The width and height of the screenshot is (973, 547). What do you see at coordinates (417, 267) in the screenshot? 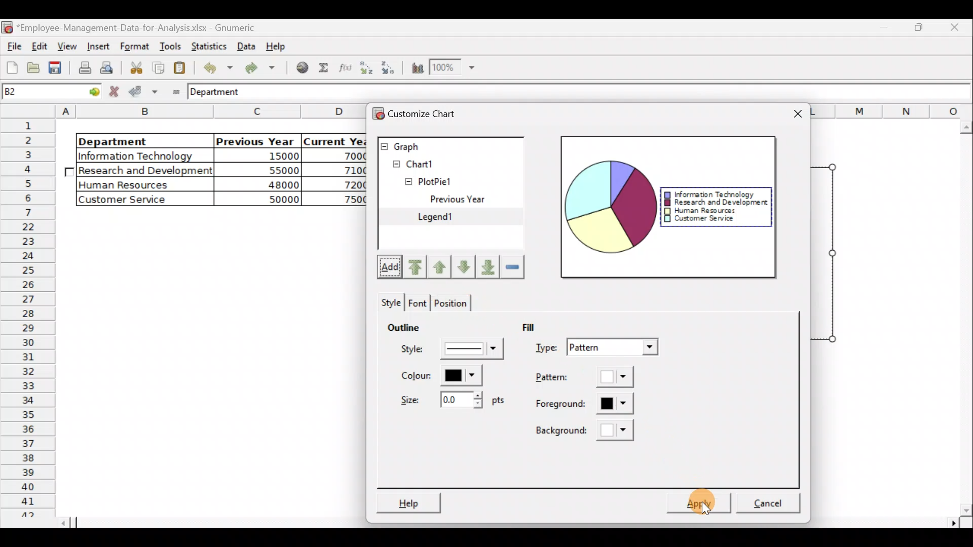
I see `Move upward` at bounding box center [417, 267].